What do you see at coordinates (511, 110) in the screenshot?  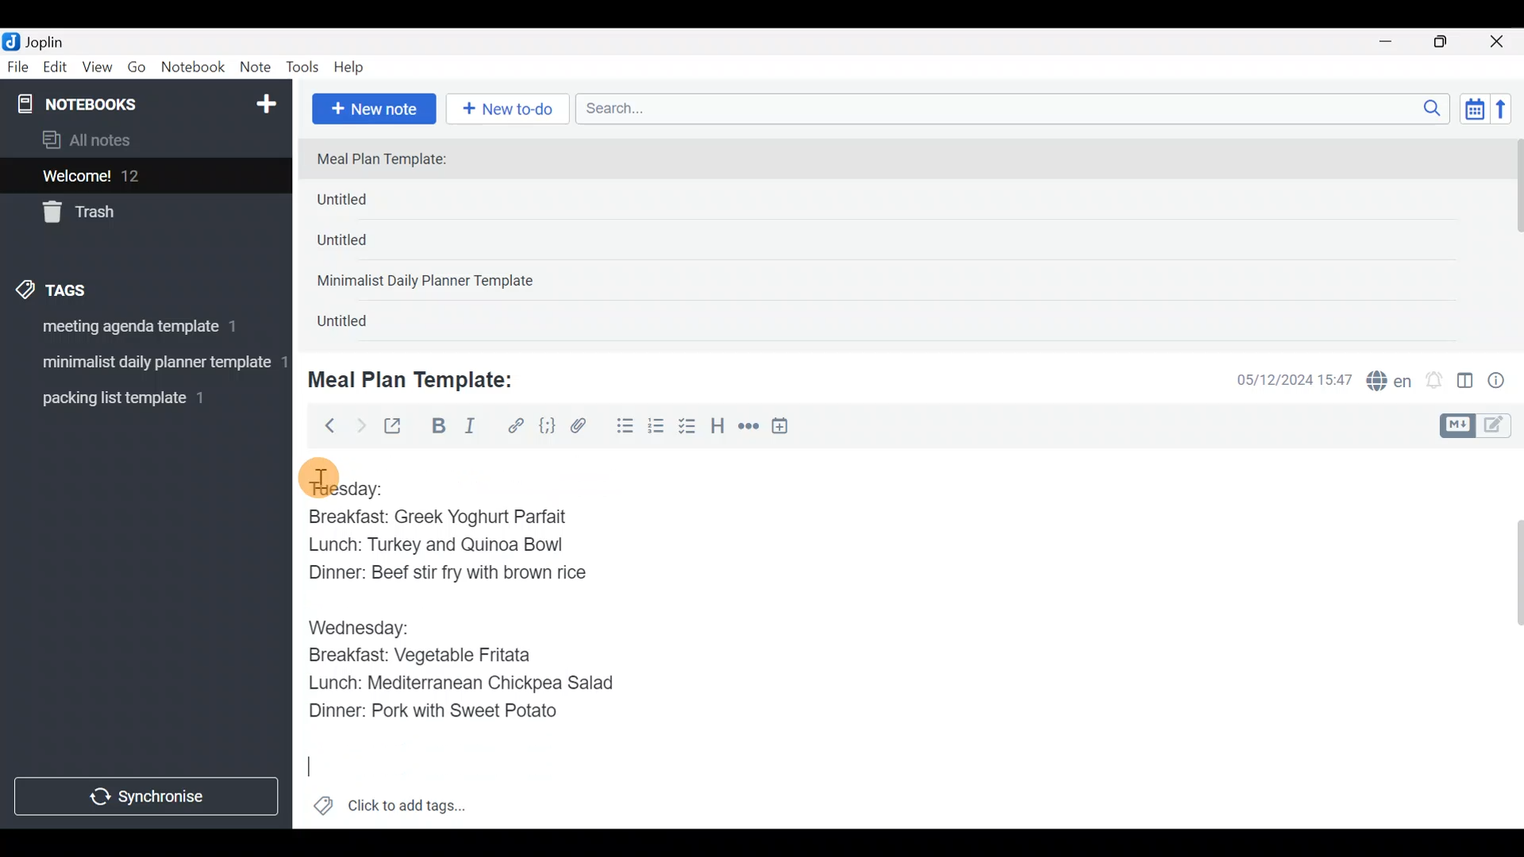 I see `New to-do` at bounding box center [511, 110].